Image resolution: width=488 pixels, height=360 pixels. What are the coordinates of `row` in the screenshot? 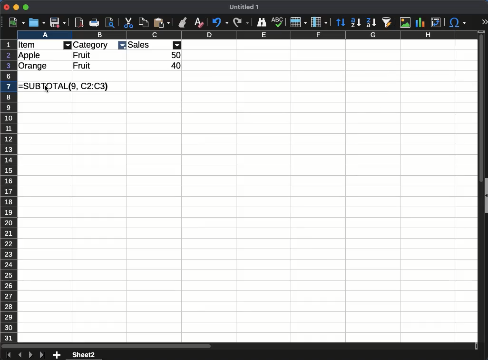 It's located at (297, 23).